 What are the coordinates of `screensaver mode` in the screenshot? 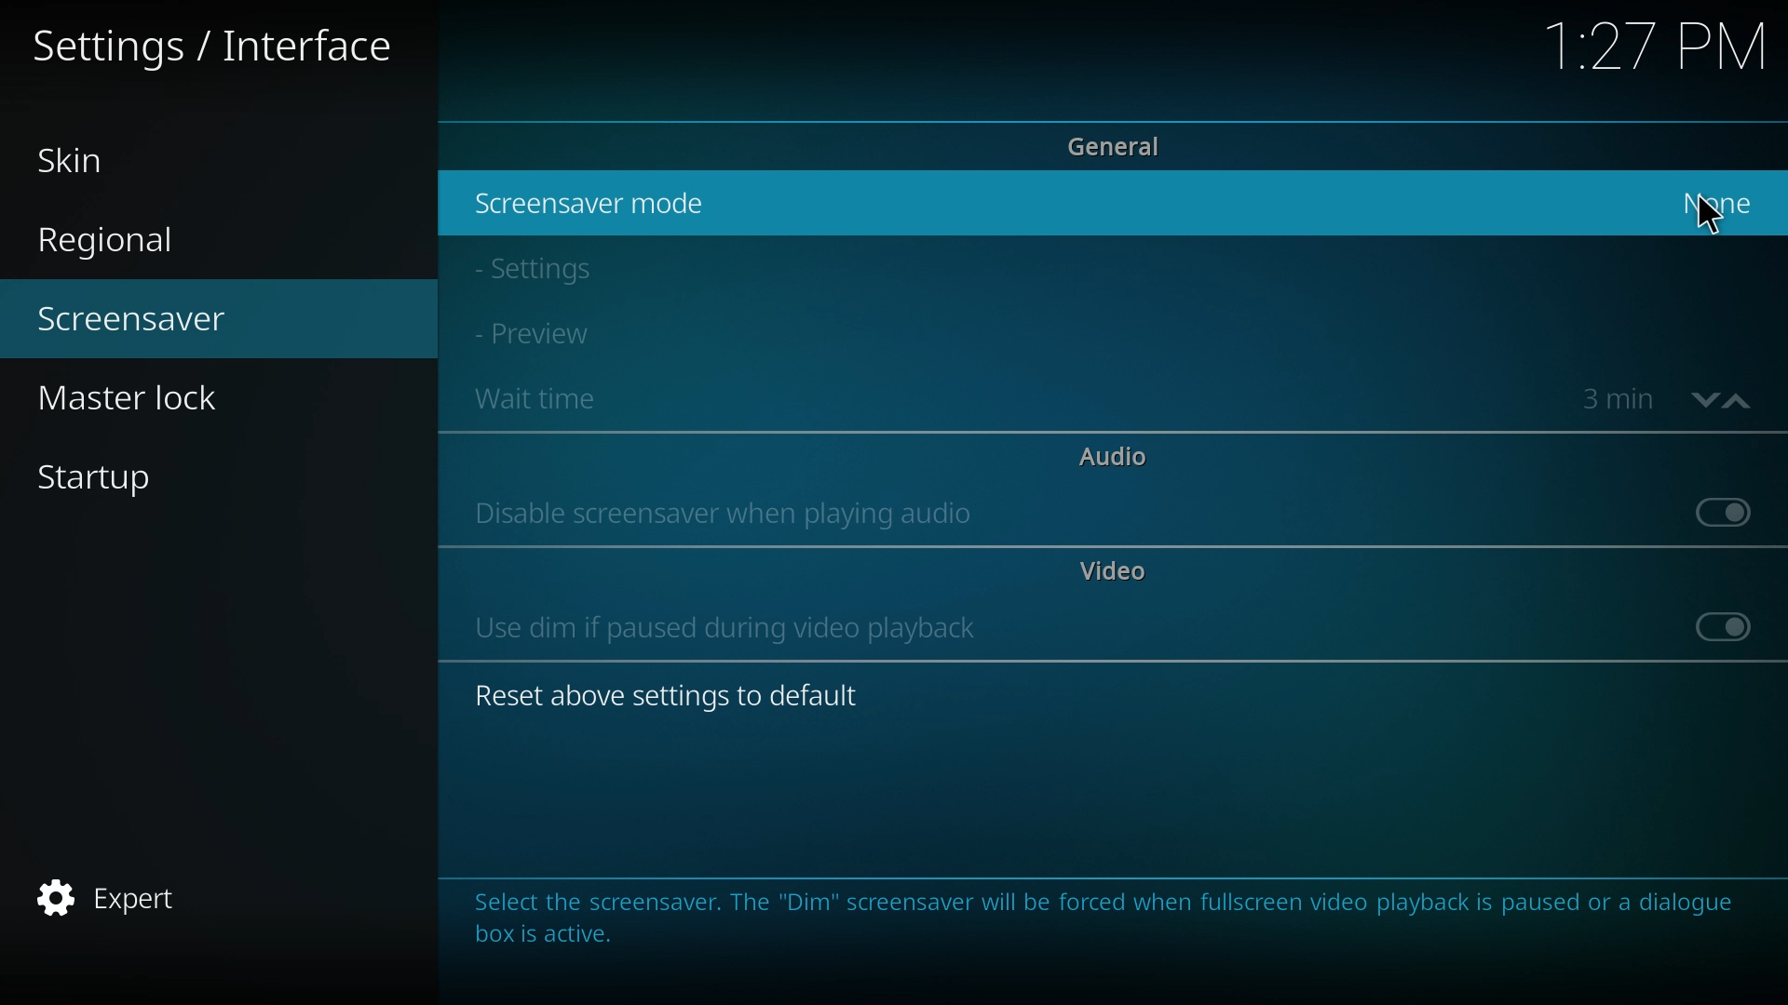 It's located at (593, 203).